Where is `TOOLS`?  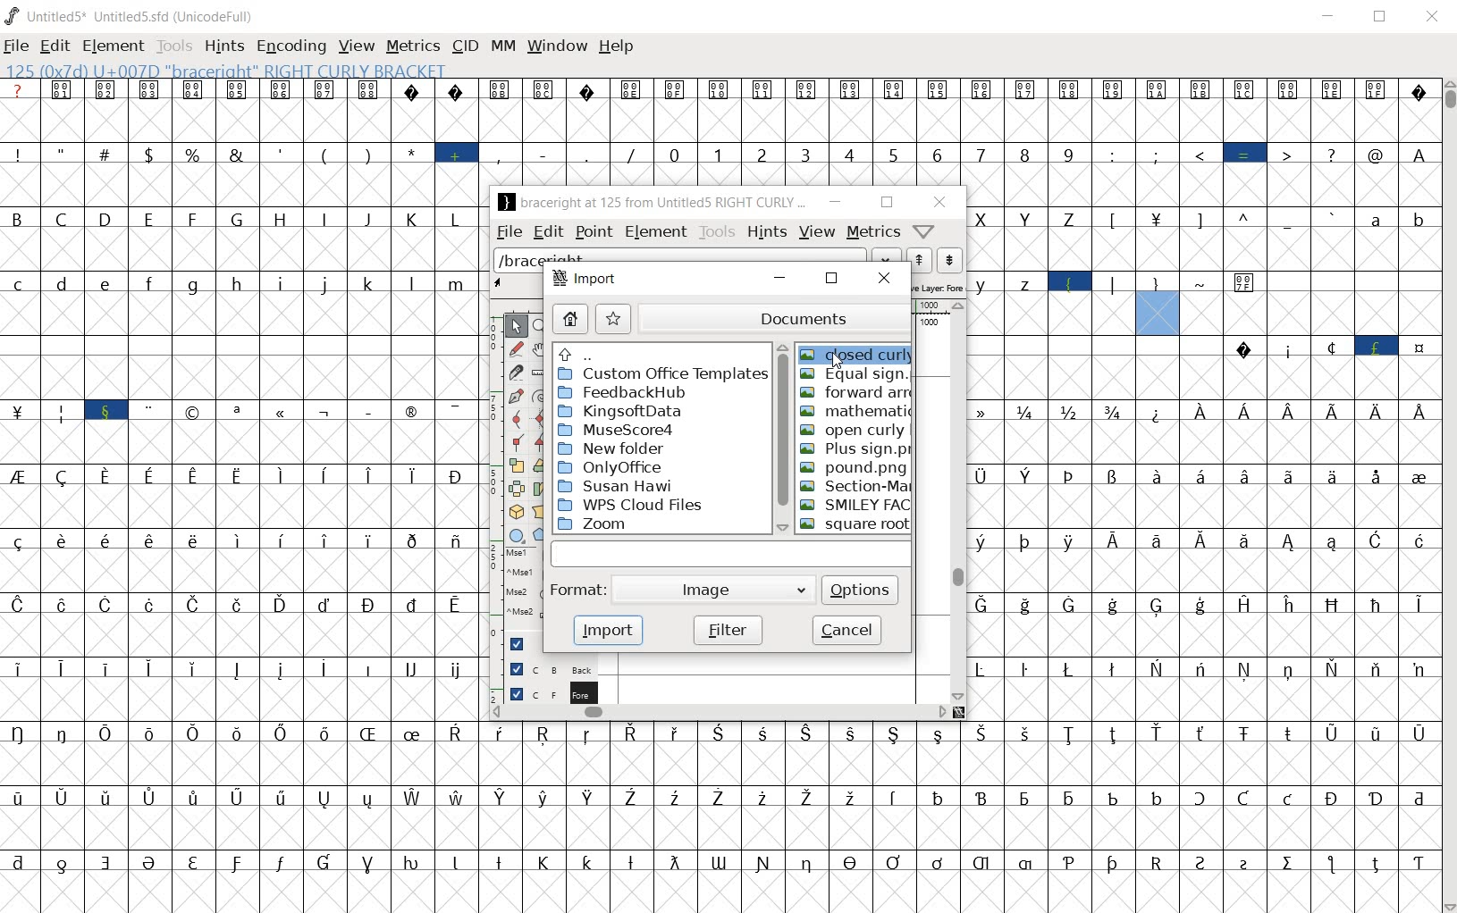 TOOLS is located at coordinates (173, 47).